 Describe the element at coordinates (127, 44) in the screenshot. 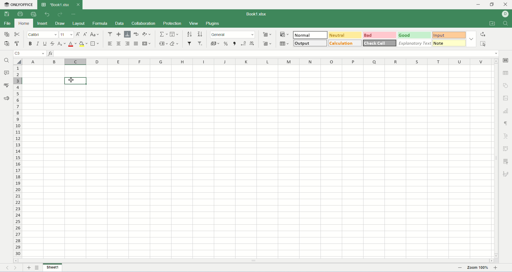

I see `align right` at that location.